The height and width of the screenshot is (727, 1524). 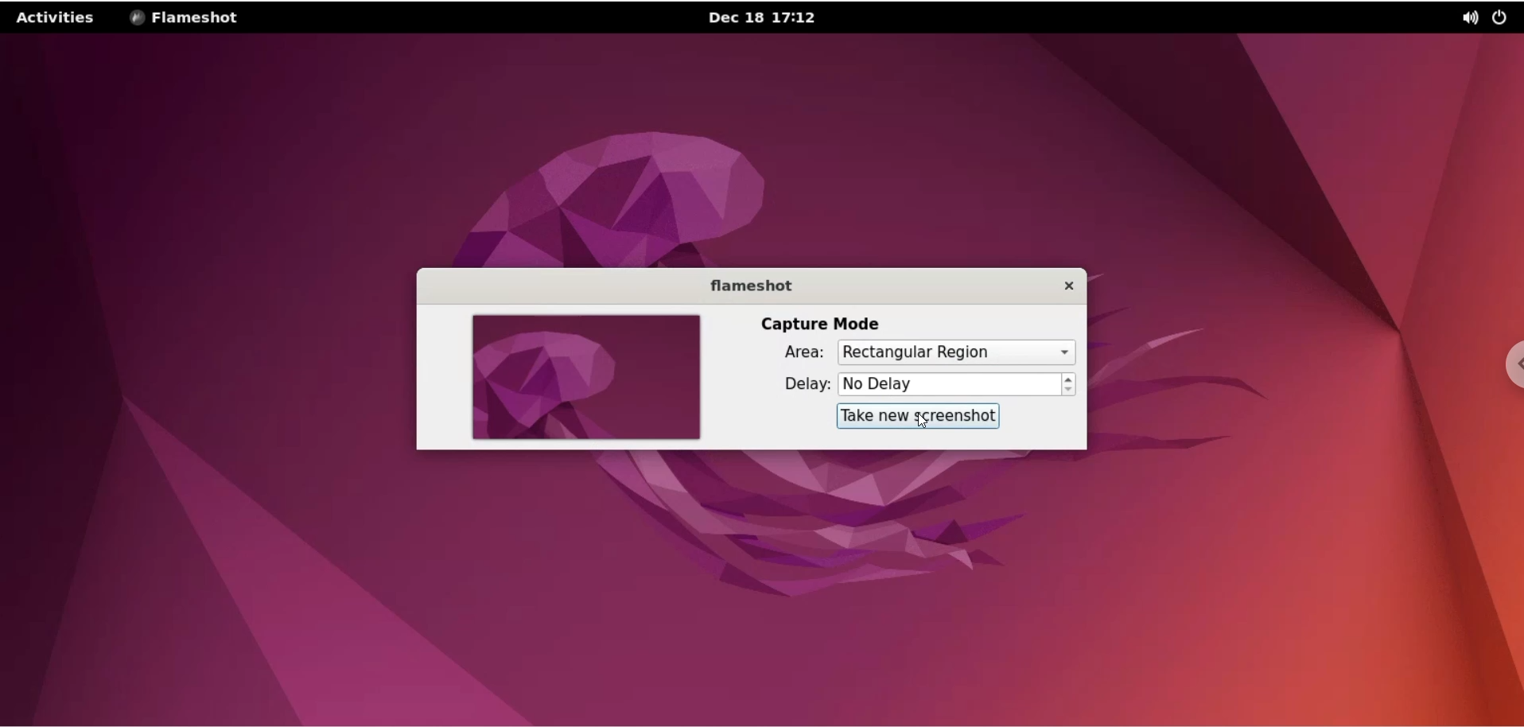 What do you see at coordinates (1502, 18) in the screenshot?
I see `on/off button` at bounding box center [1502, 18].